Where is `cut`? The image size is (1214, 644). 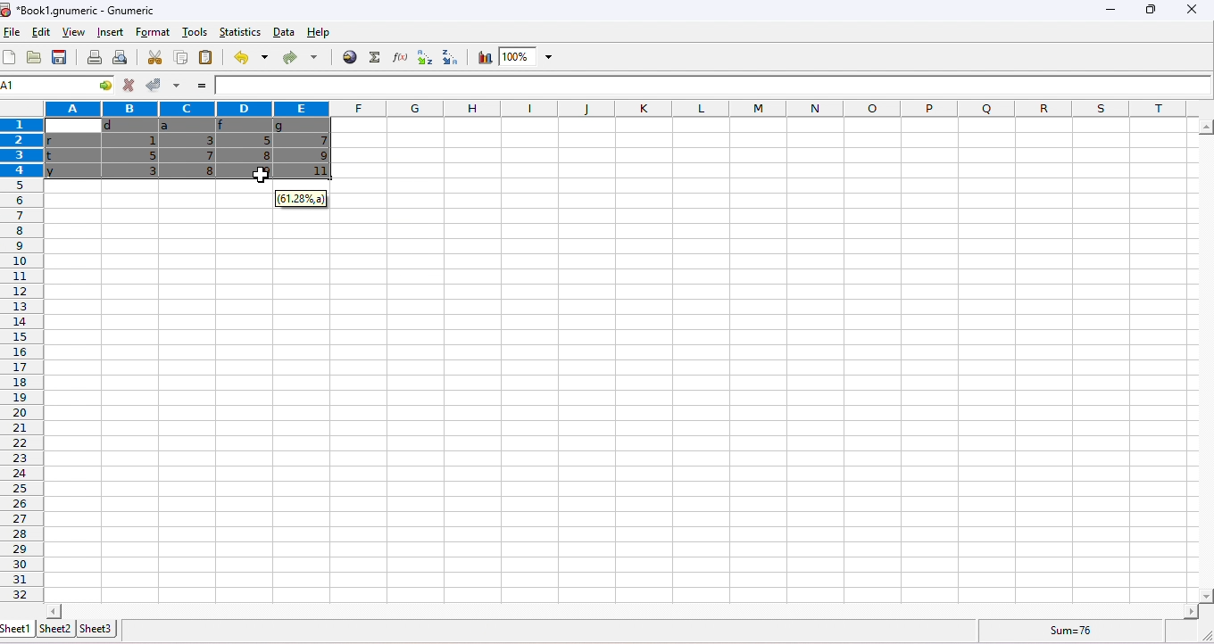 cut is located at coordinates (155, 57).